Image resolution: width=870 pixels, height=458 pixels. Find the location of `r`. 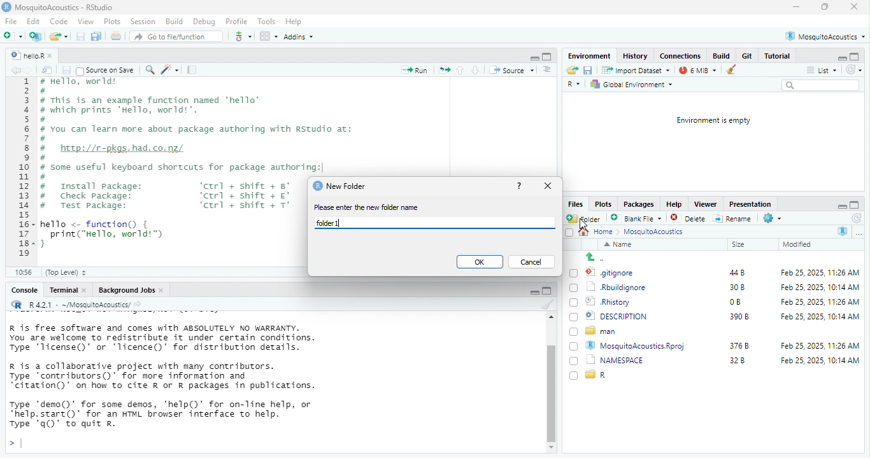

r is located at coordinates (603, 375).